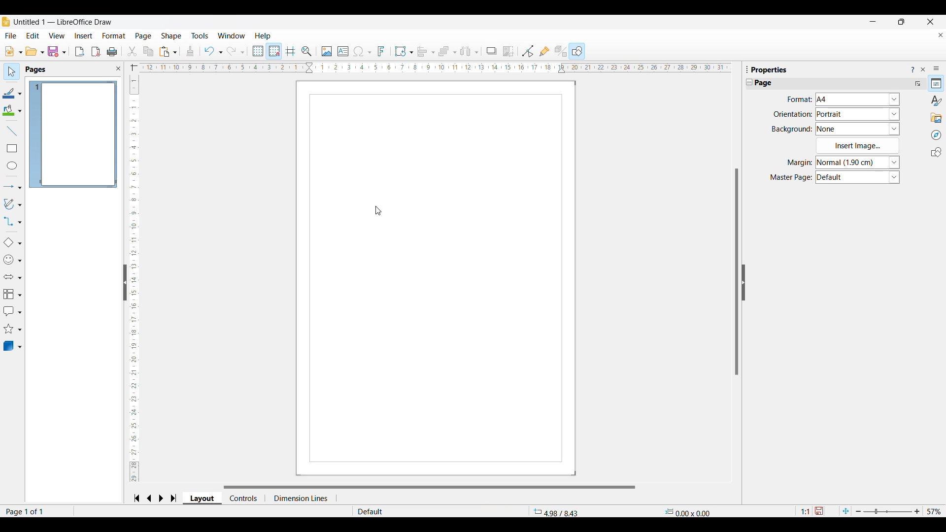  Describe the element at coordinates (13, 294) in the screenshot. I see `Flowchart options` at that location.